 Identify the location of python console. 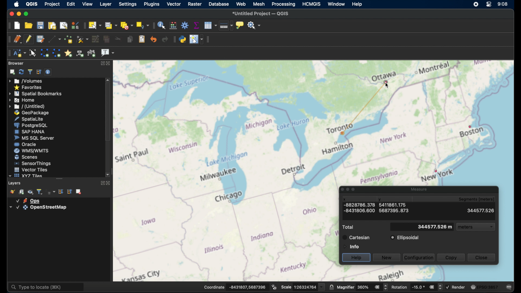
(183, 39).